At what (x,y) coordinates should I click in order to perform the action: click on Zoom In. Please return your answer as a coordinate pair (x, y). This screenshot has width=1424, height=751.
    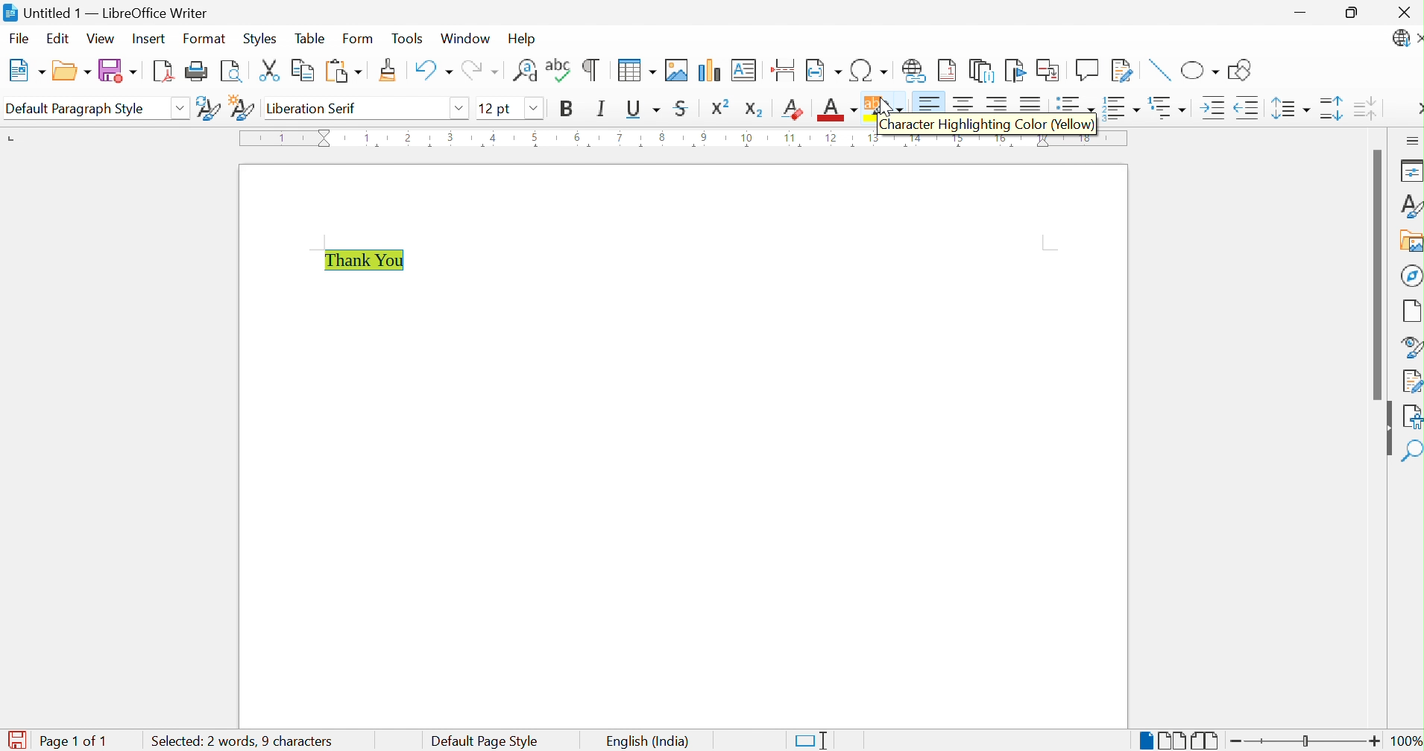
    Looking at the image, I should click on (1375, 740).